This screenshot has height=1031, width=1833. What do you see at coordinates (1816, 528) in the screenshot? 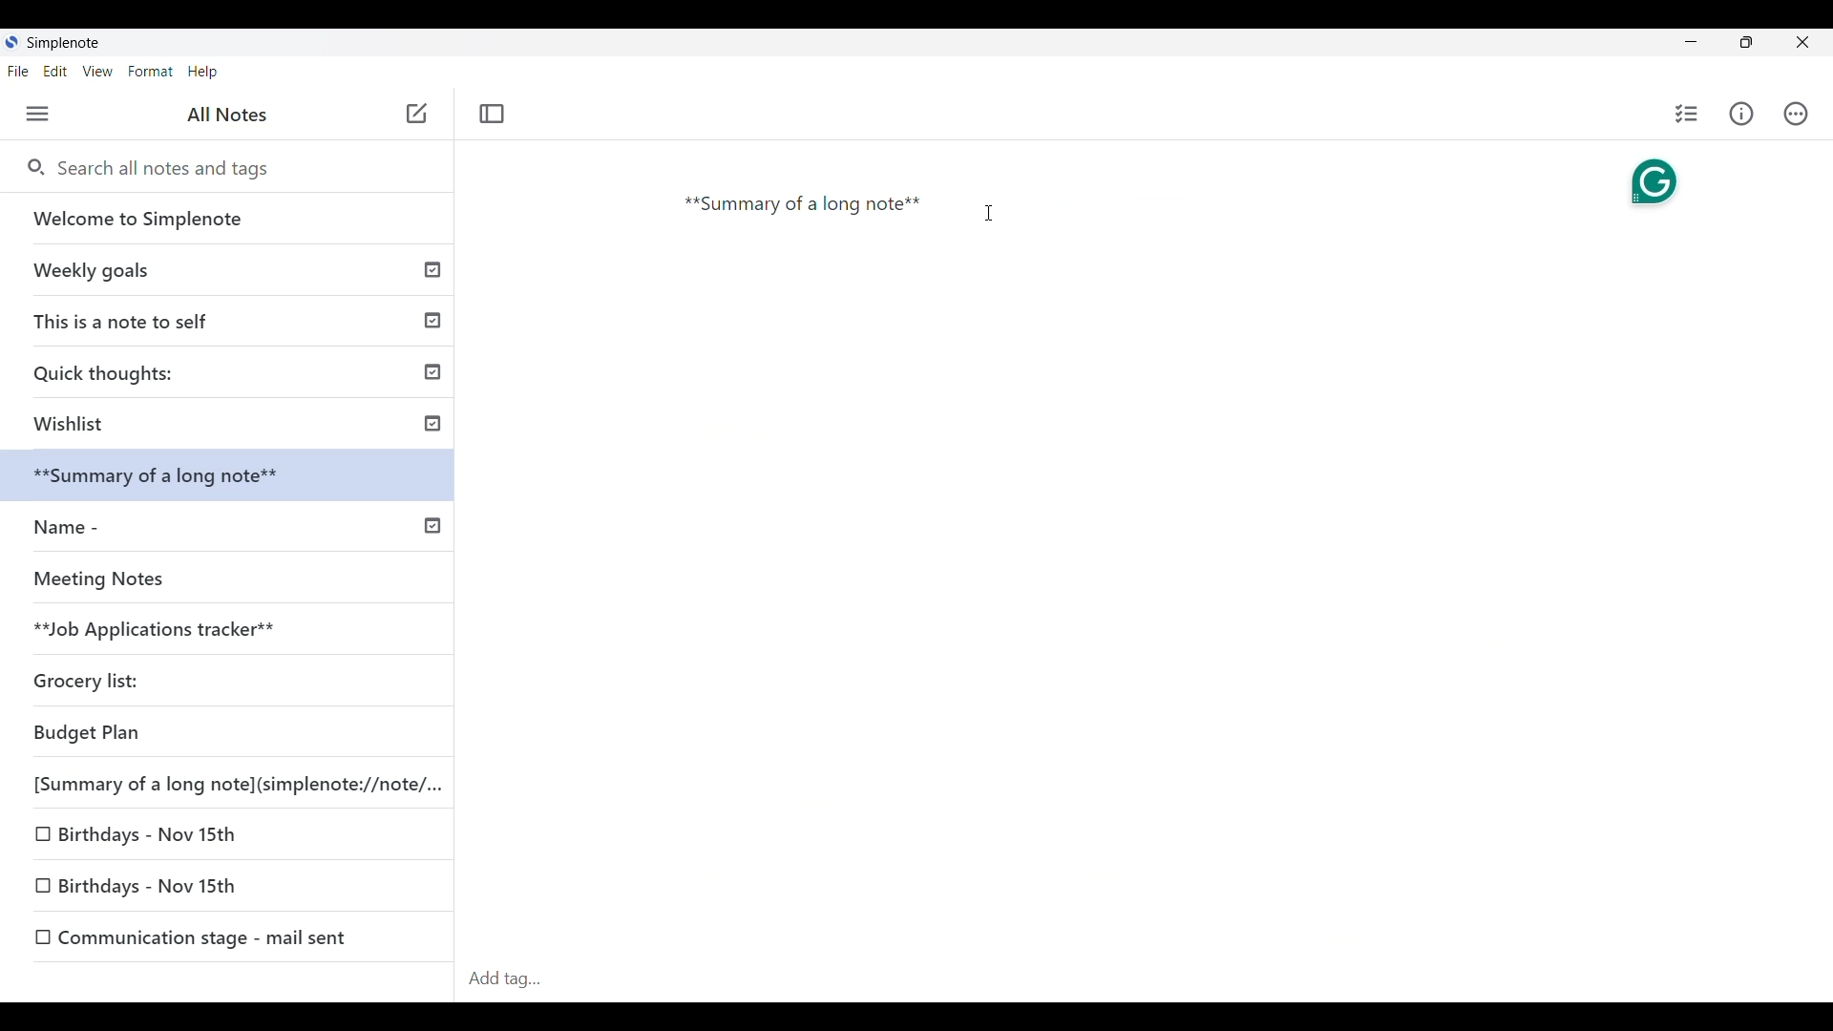
I see `Vertical scroll bar` at bounding box center [1816, 528].